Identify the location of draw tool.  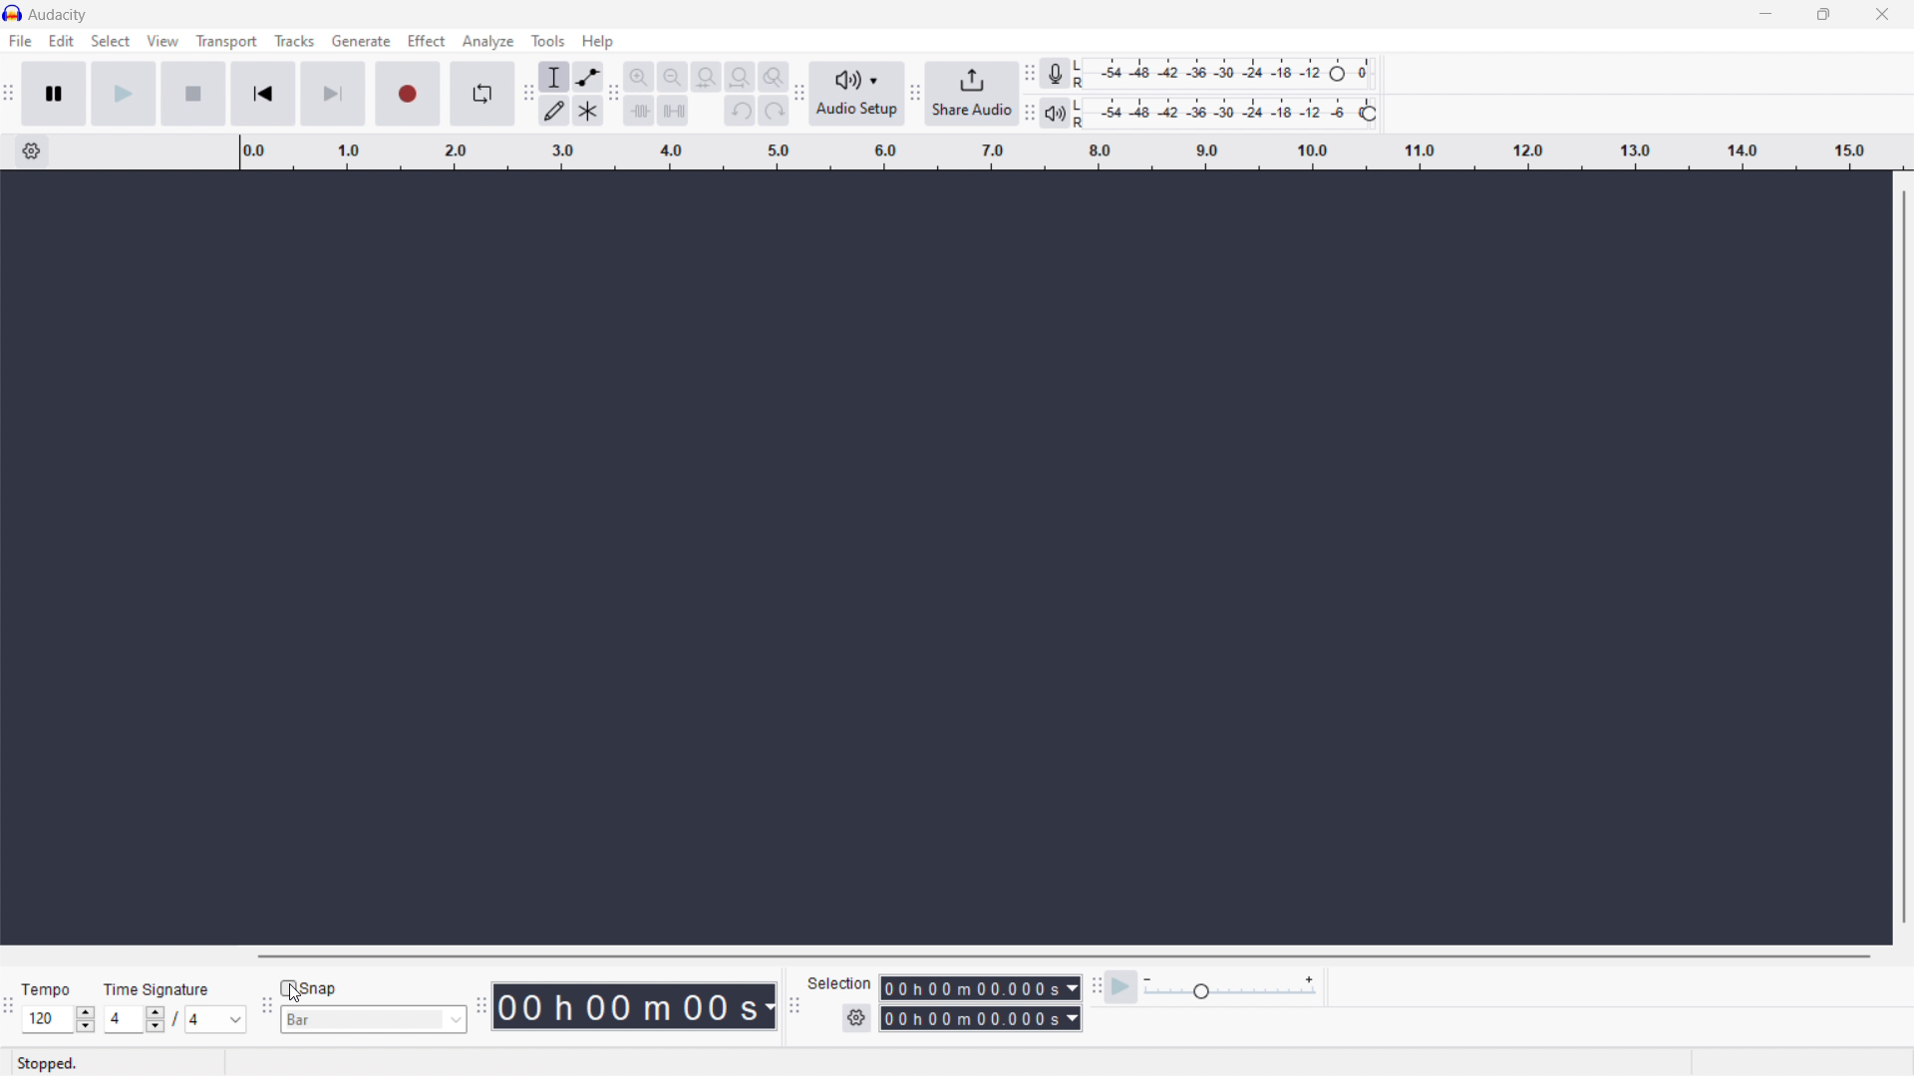
(553, 112).